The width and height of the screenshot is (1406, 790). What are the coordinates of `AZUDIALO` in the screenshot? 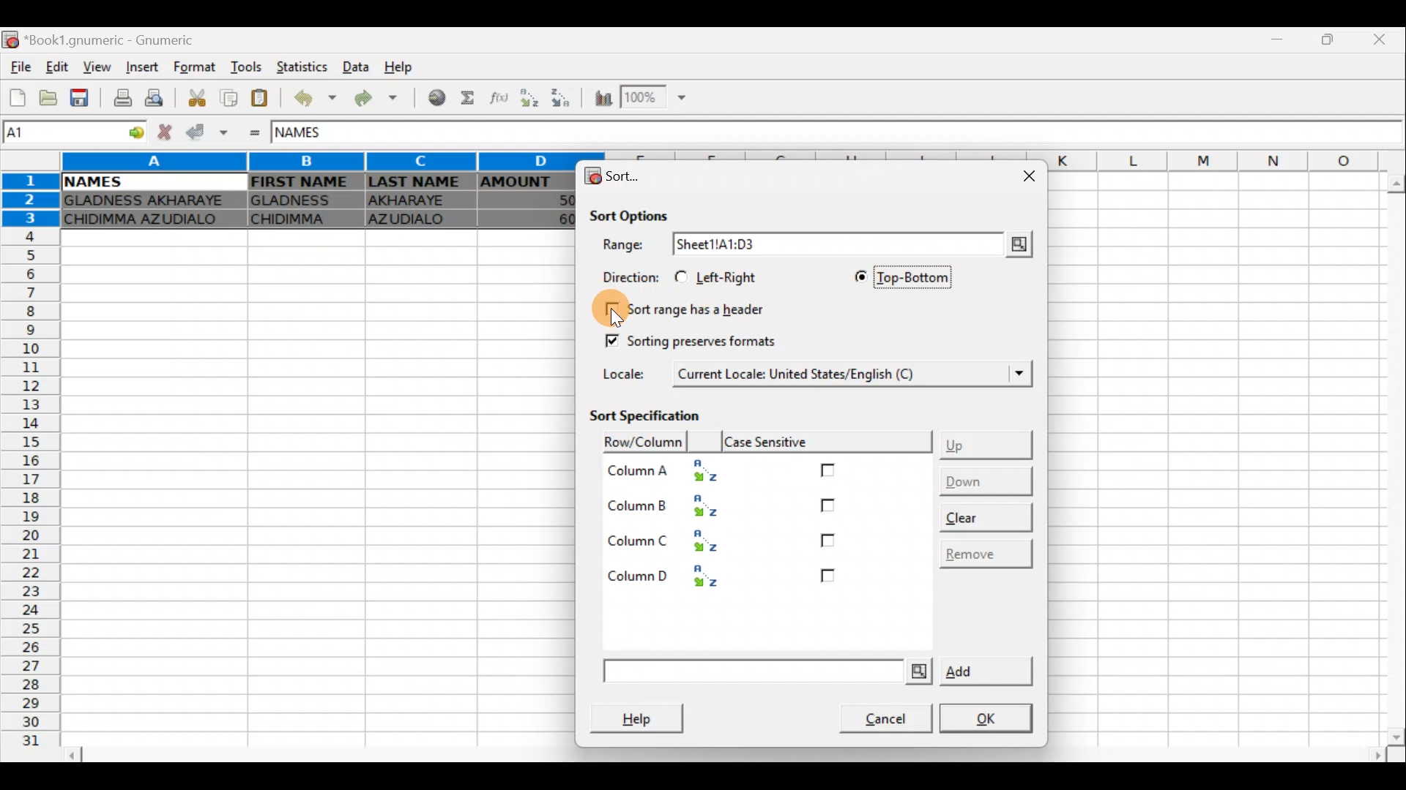 It's located at (414, 221).